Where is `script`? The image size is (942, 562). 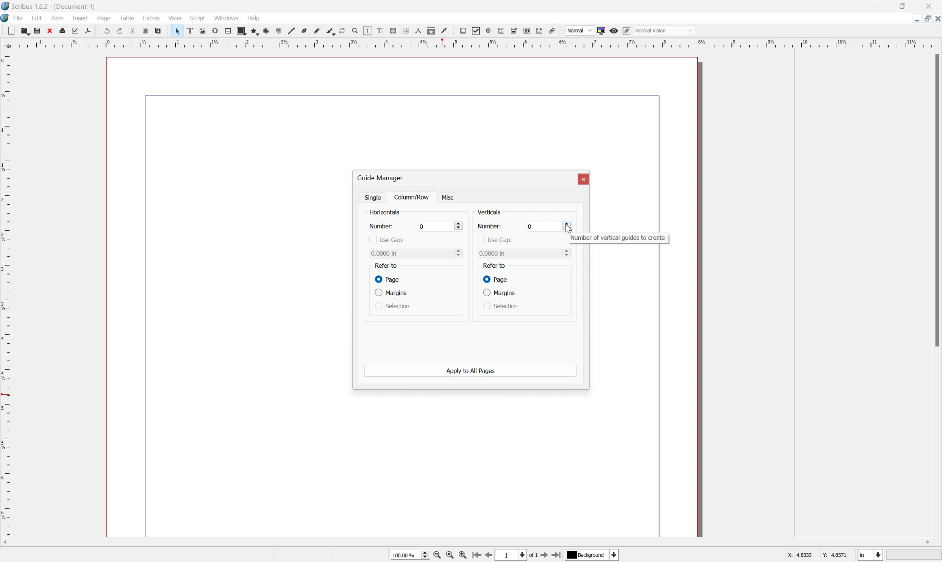 script is located at coordinates (198, 18).